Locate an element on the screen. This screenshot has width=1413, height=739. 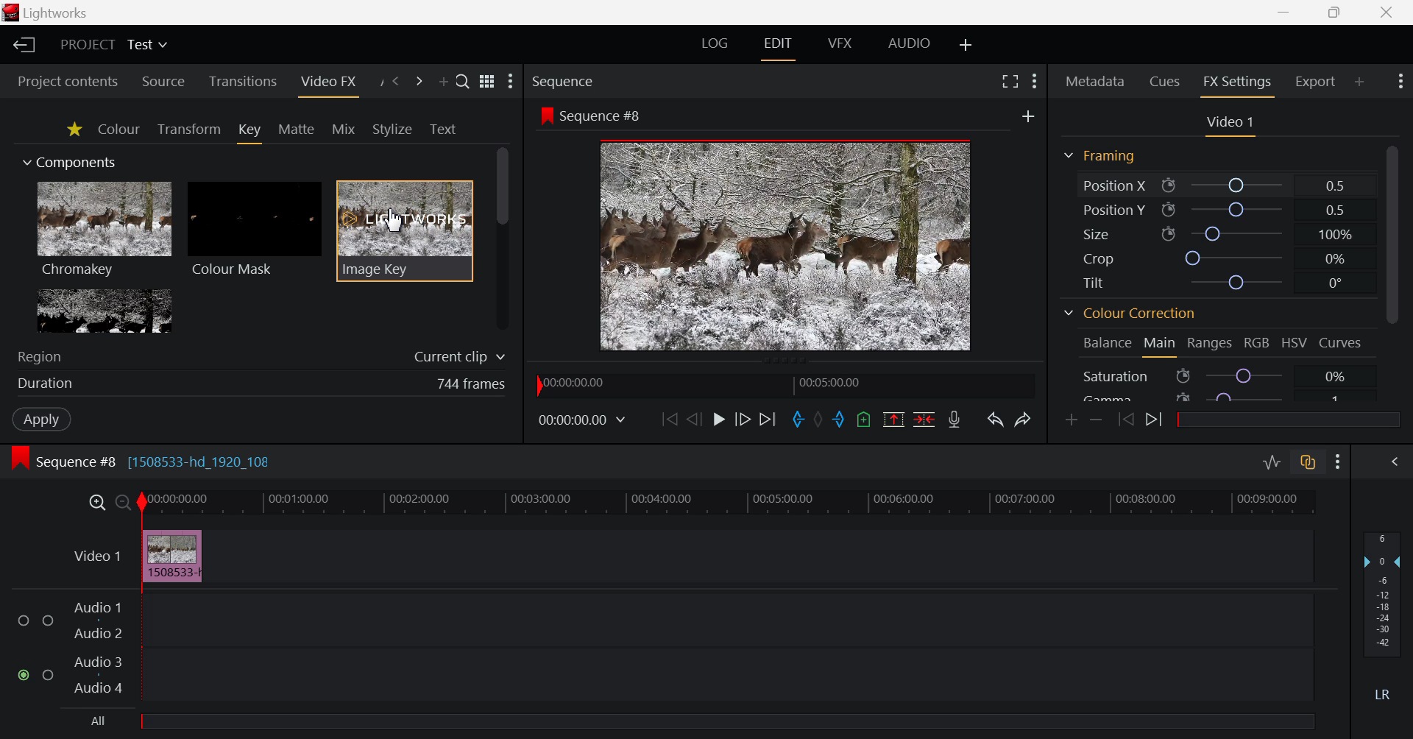
Gamma is located at coordinates (1112, 397).